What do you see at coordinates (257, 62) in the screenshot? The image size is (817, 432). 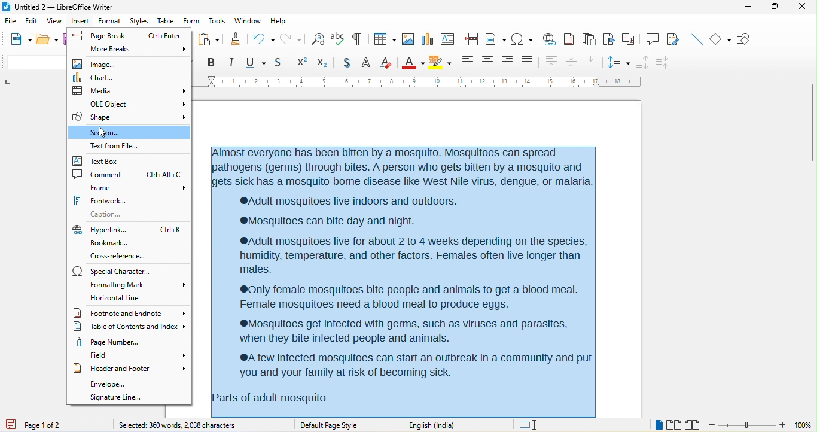 I see `underline` at bounding box center [257, 62].